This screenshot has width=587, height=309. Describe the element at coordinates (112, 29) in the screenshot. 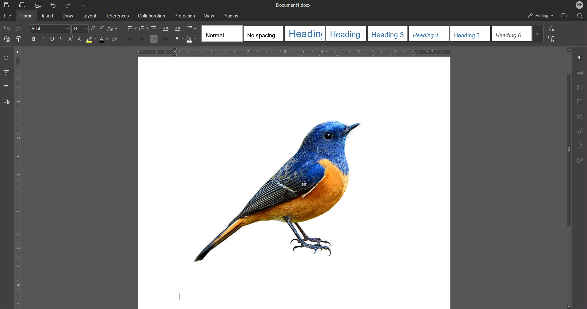

I see `Text Case` at that location.